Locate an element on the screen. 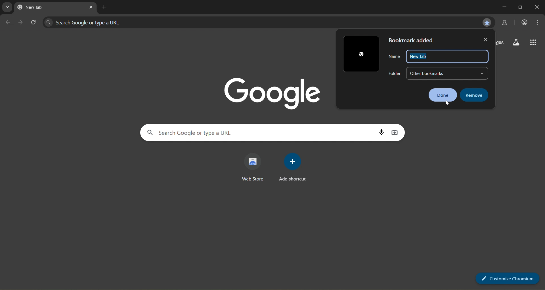 The width and height of the screenshot is (545, 290). voice search is located at coordinates (382, 132).